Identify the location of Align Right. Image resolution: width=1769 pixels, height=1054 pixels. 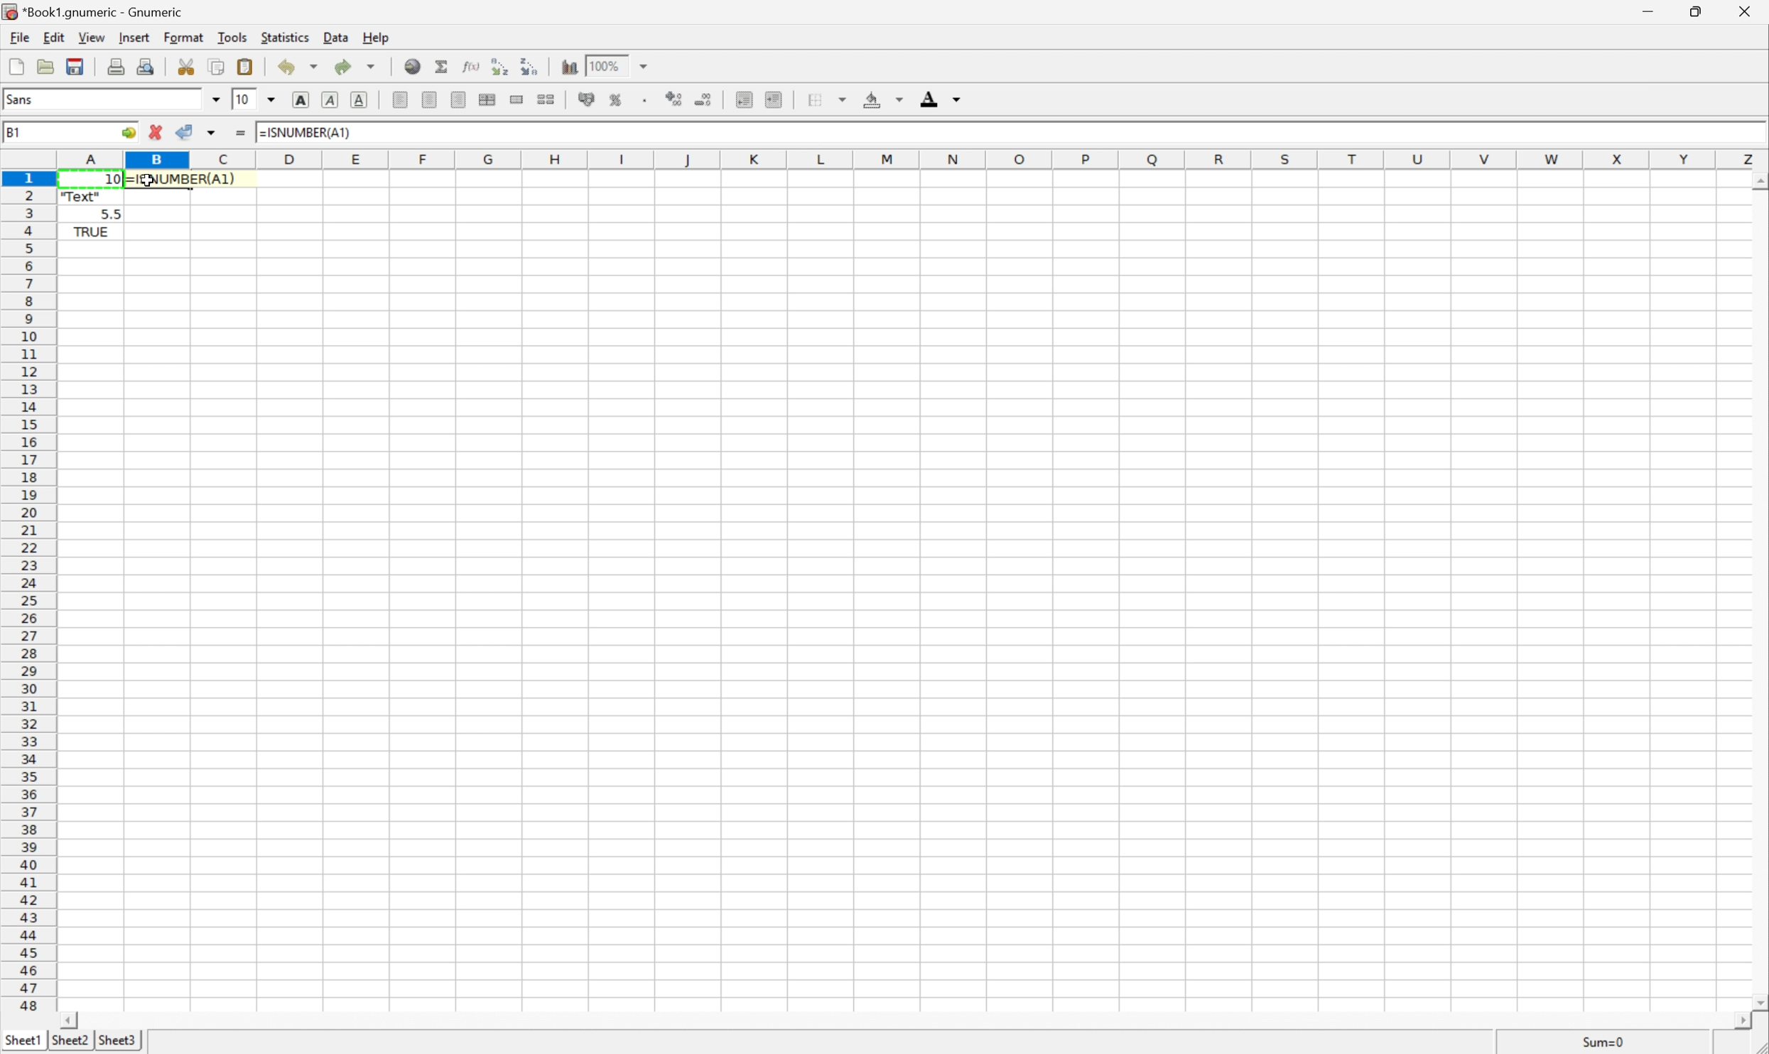
(457, 101).